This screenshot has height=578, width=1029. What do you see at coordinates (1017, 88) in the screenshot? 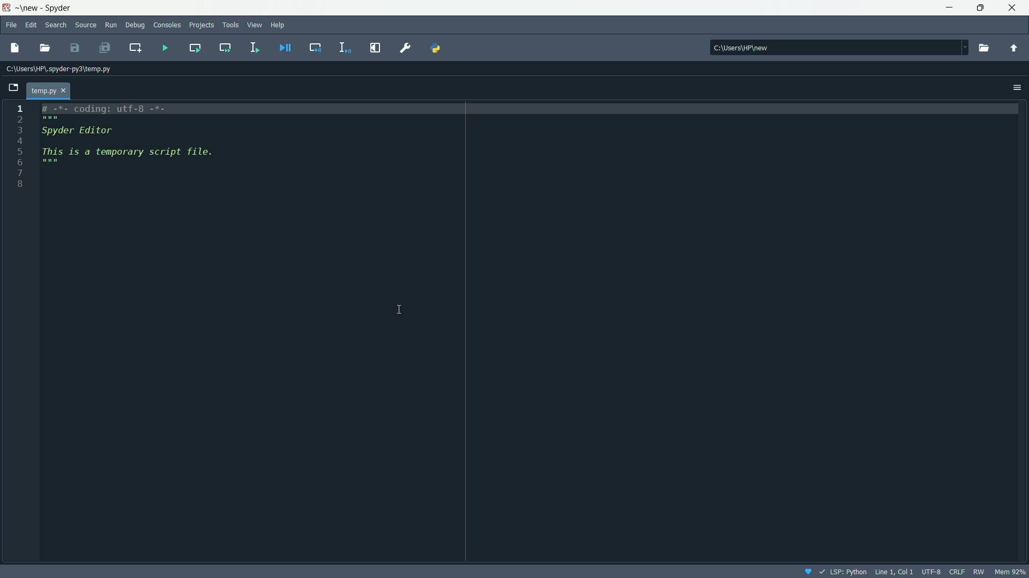
I see `options` at bounding box center [1017, 88].